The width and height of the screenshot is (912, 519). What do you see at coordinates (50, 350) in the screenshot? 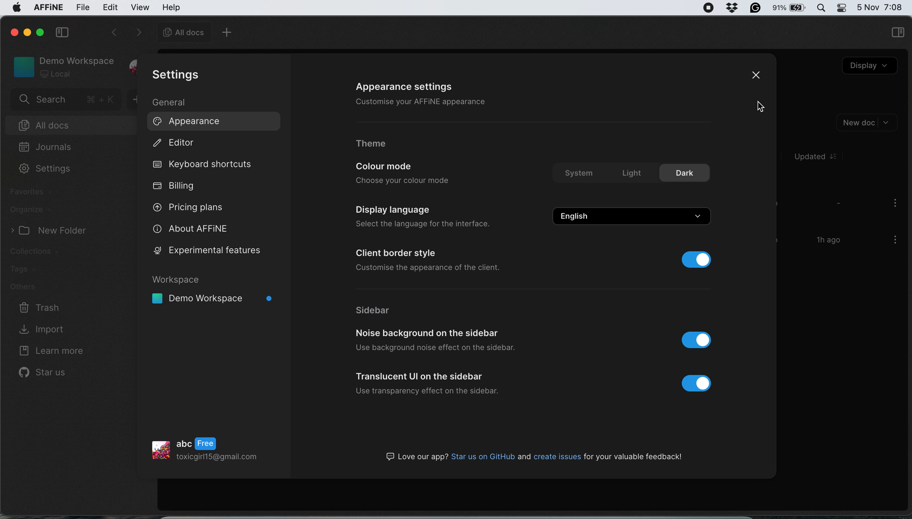
I see `learn more` at bounding box center [50, 350].